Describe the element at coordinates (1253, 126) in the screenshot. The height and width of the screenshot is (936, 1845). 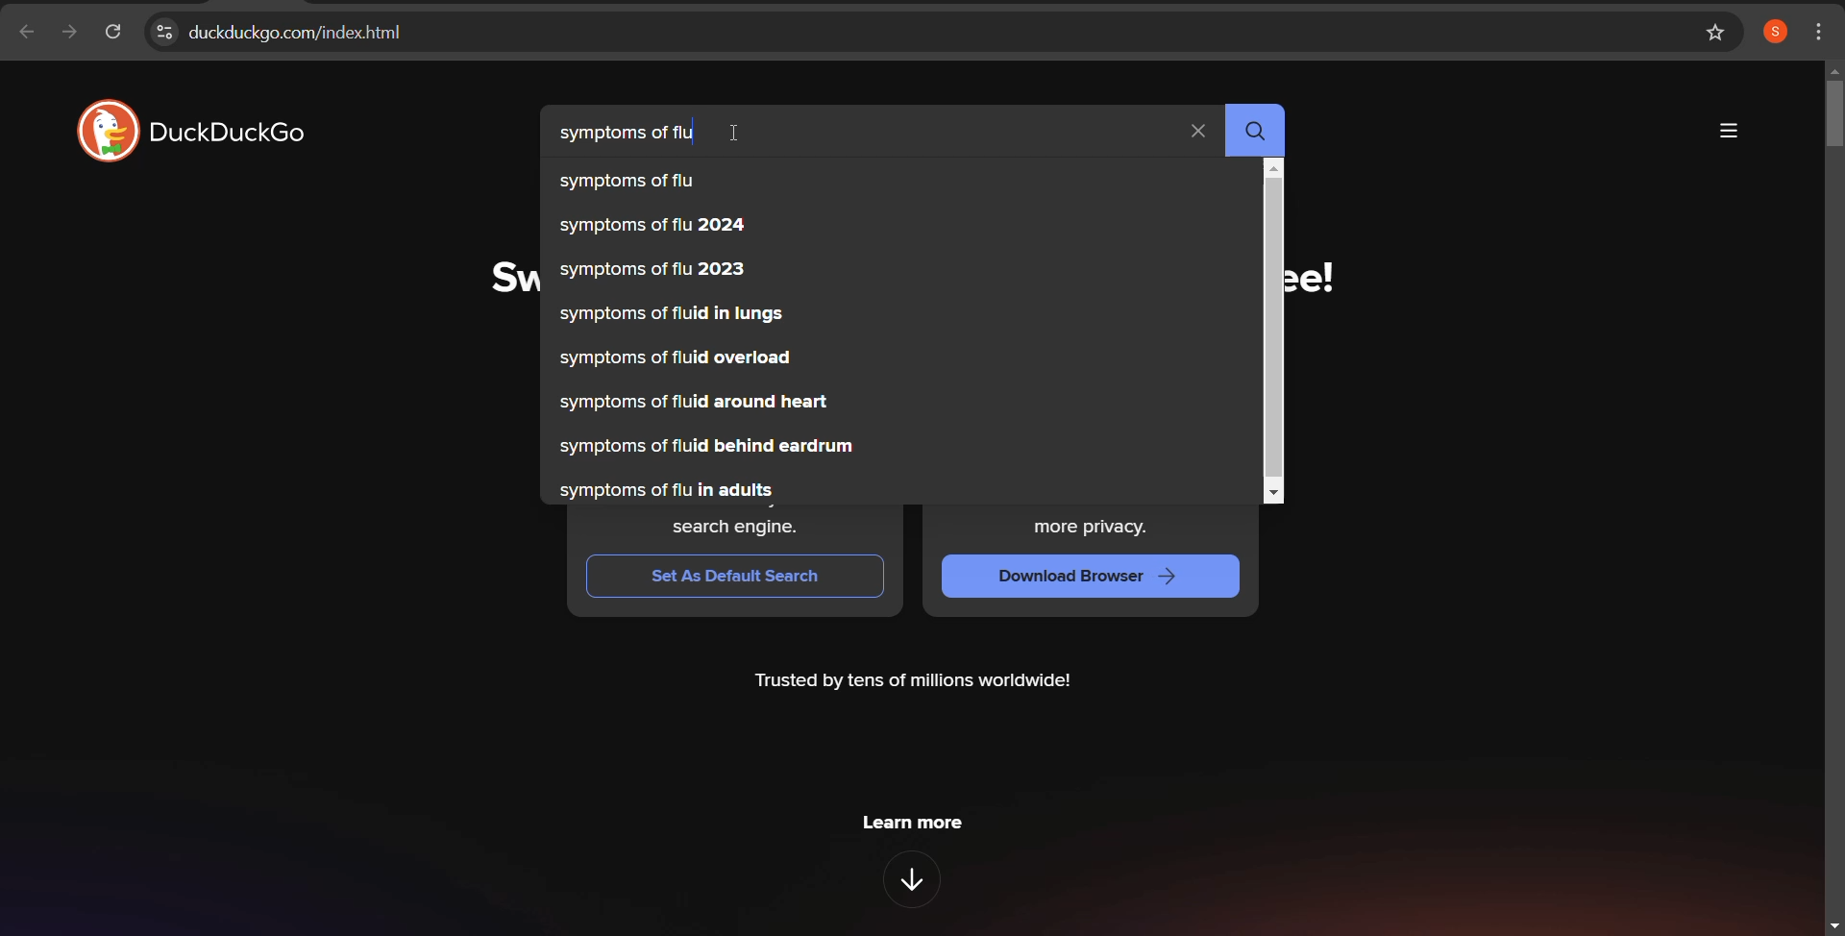
I see `search` at that location.